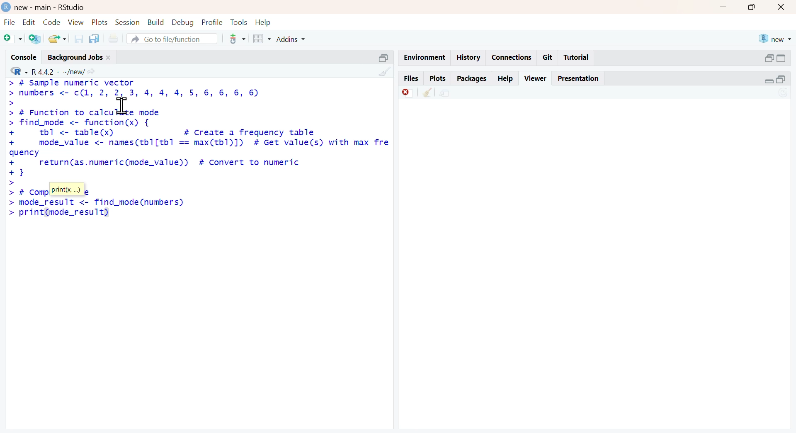  Describe the element at coordinates (408, 93) in the screenshot. I see `discard` at that location.